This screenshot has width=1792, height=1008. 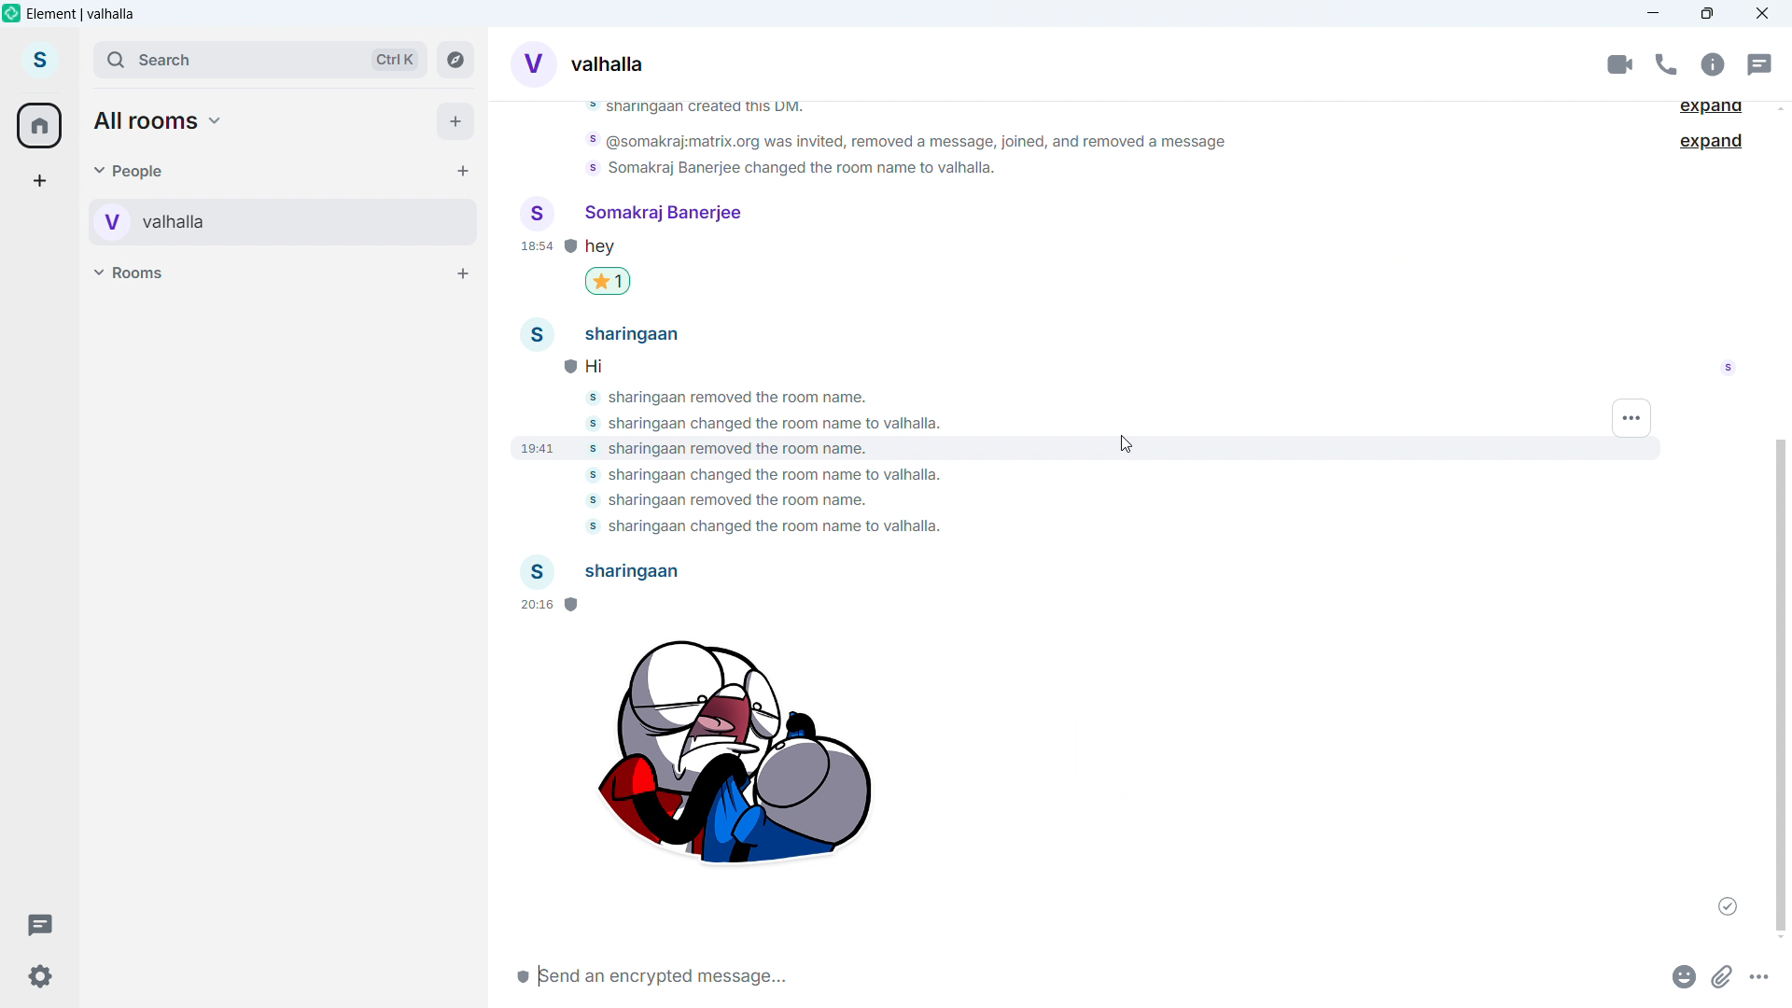 I want to click on somakraj banerjee charged the room name to valhalla, so click(x=756, y=527).